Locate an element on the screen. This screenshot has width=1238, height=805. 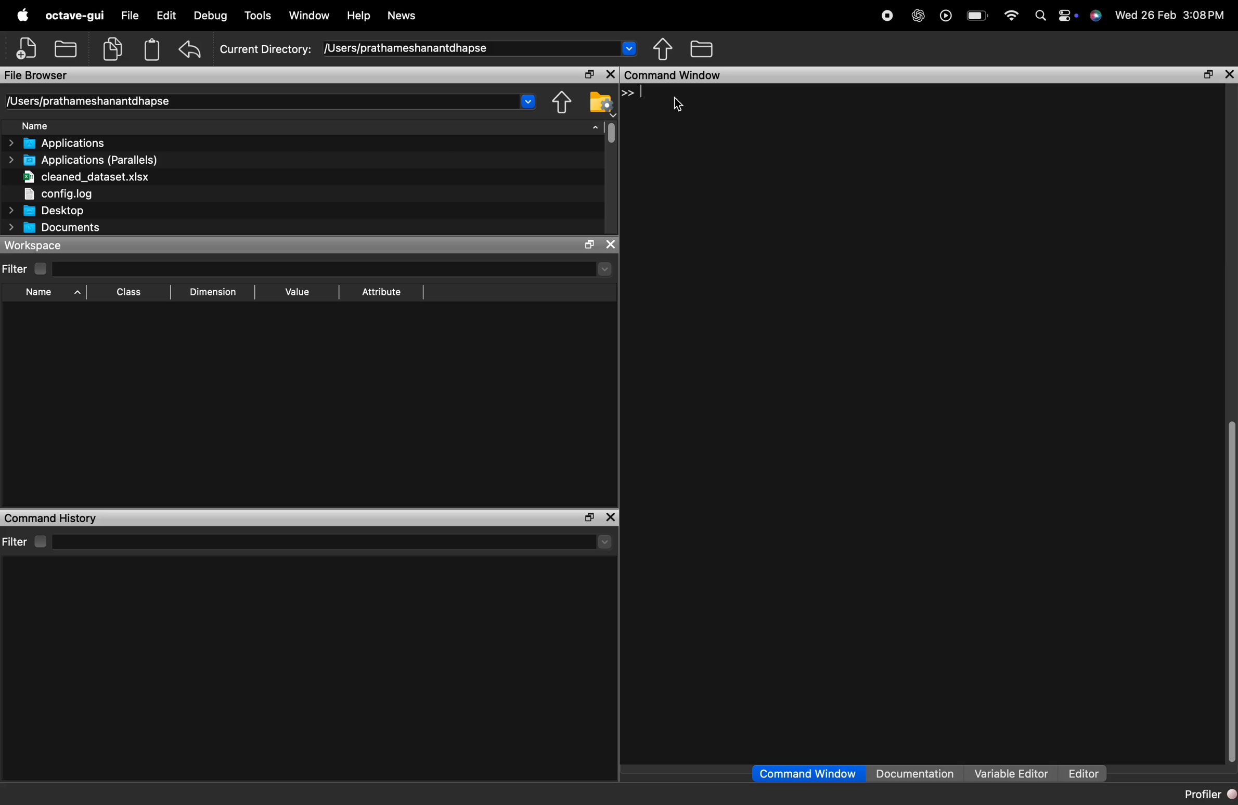
Help is located at coordinates (358, 16).